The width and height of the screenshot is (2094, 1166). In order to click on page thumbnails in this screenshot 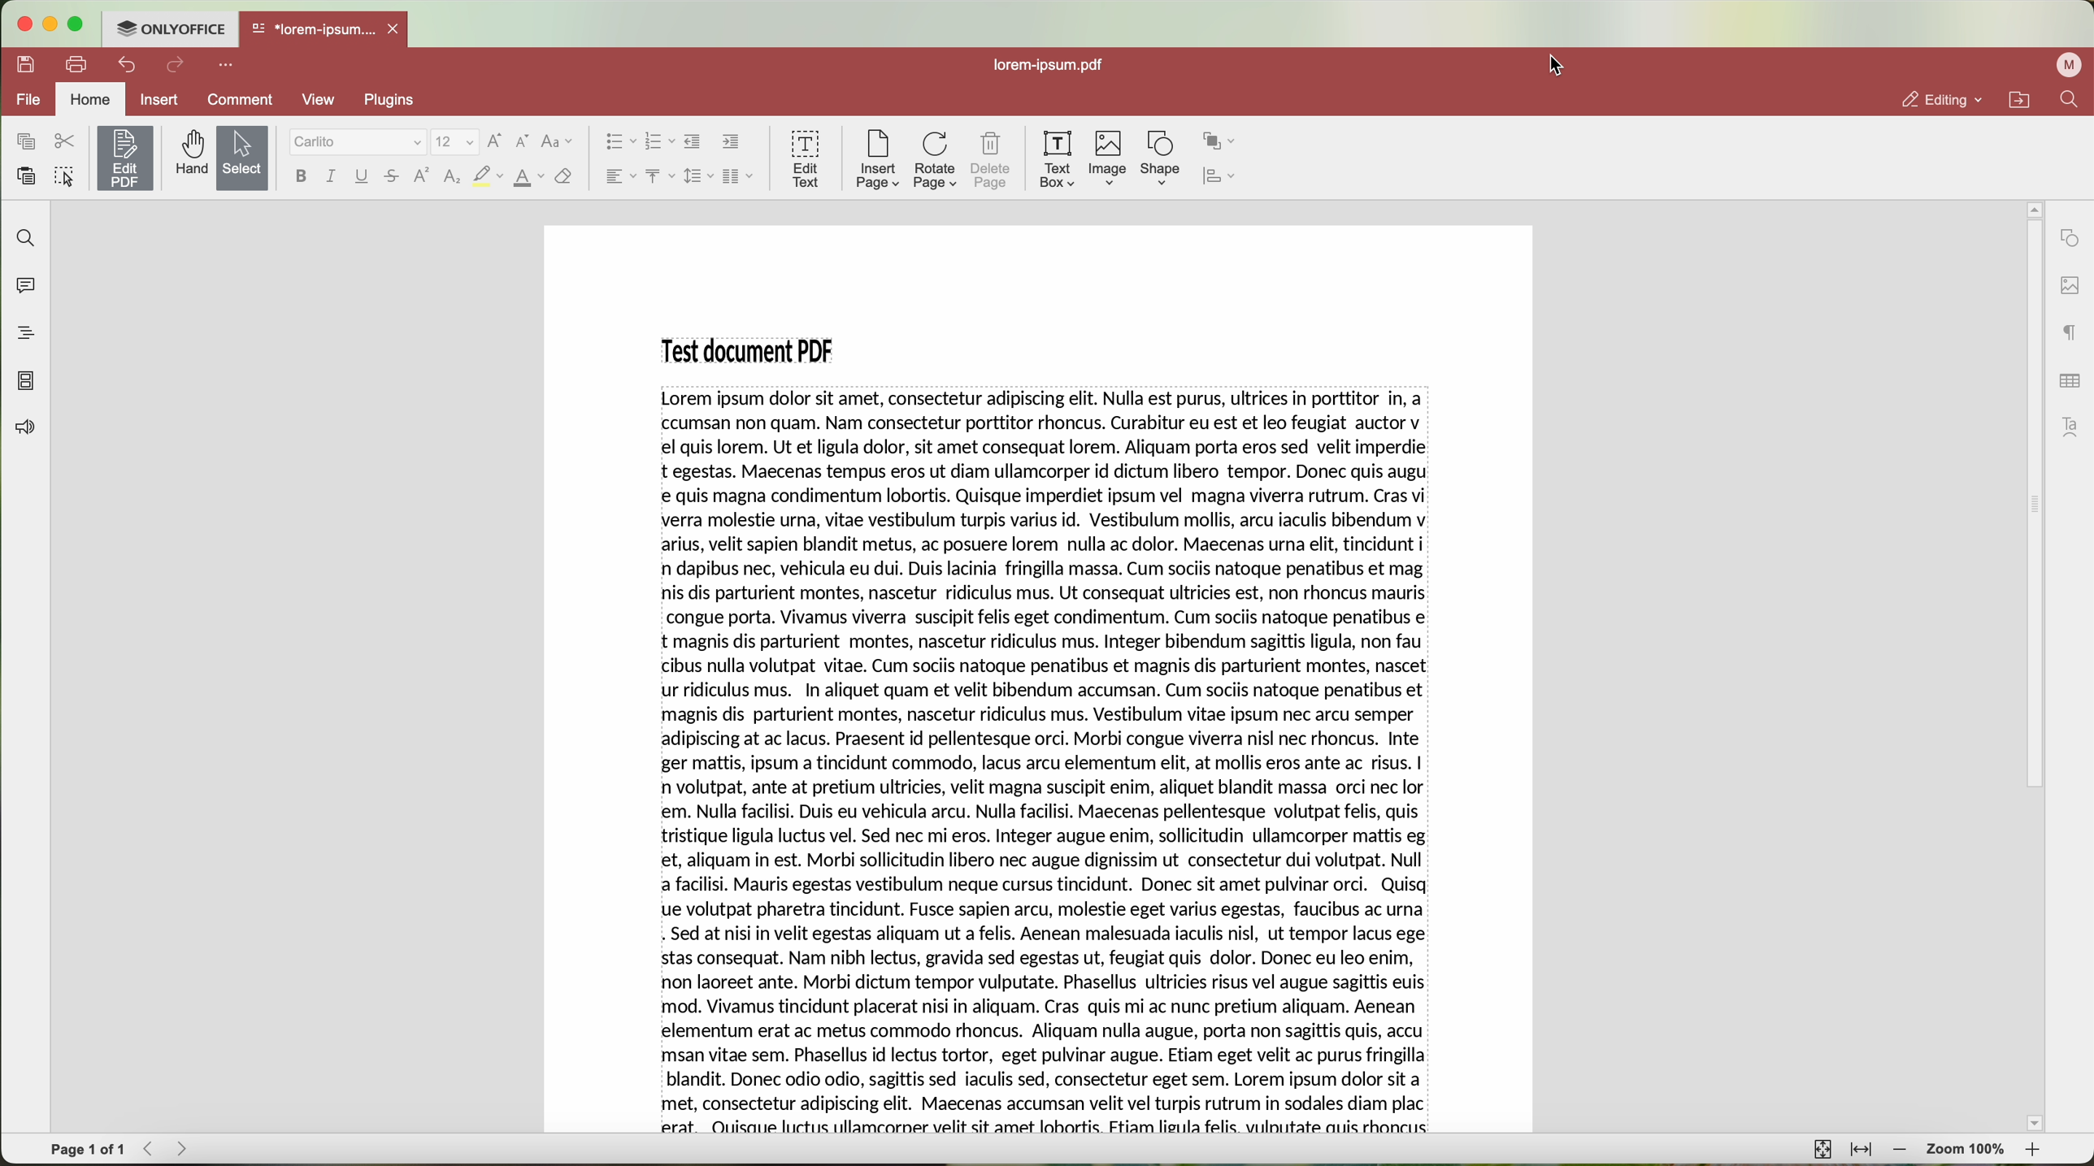, I will do `click(27, 382)`.